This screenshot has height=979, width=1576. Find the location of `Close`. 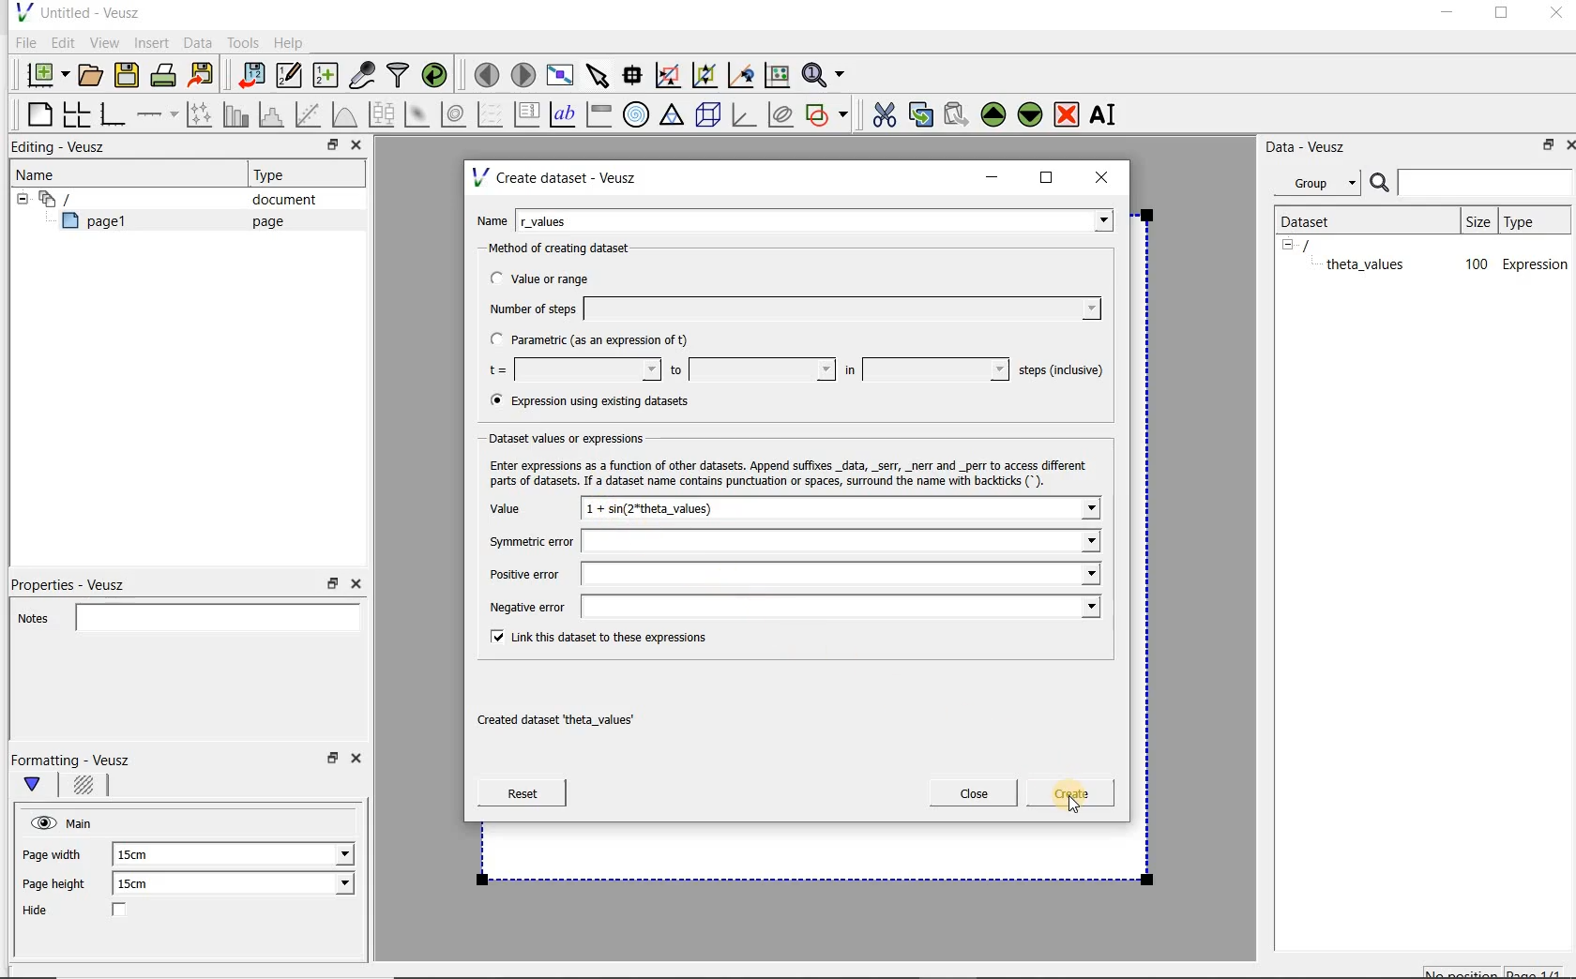

Close is located at coordinates (974, 793).